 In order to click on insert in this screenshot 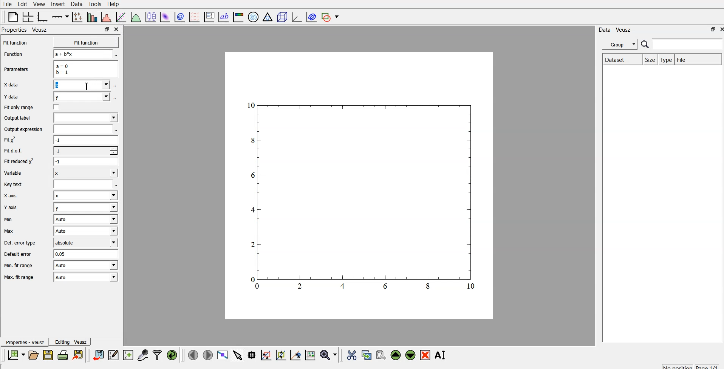, I will do `click(57, 4)`.